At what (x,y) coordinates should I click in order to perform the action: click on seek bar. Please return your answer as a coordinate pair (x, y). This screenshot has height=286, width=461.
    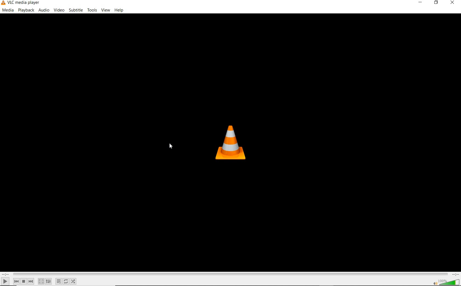
    Looking at the image, I should click on (230, 274).